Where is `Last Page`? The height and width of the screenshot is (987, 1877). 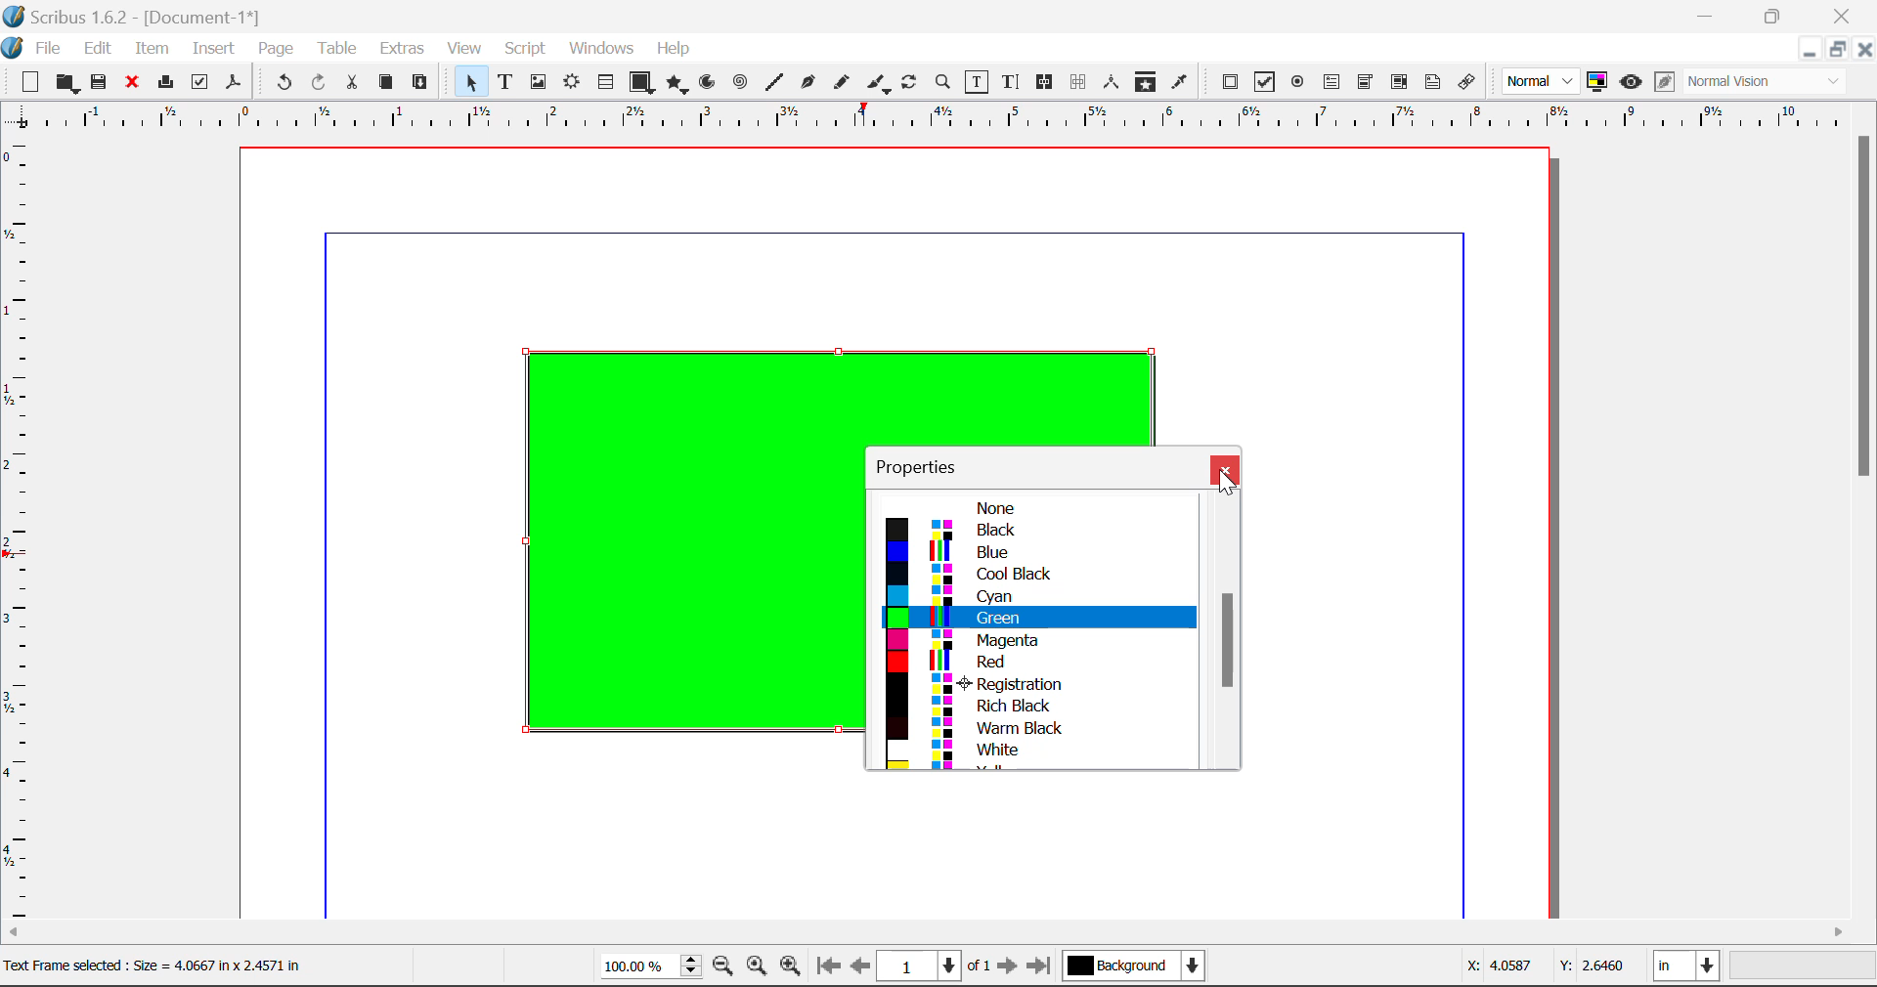
Last Page is located at coordinates (1042, 968).